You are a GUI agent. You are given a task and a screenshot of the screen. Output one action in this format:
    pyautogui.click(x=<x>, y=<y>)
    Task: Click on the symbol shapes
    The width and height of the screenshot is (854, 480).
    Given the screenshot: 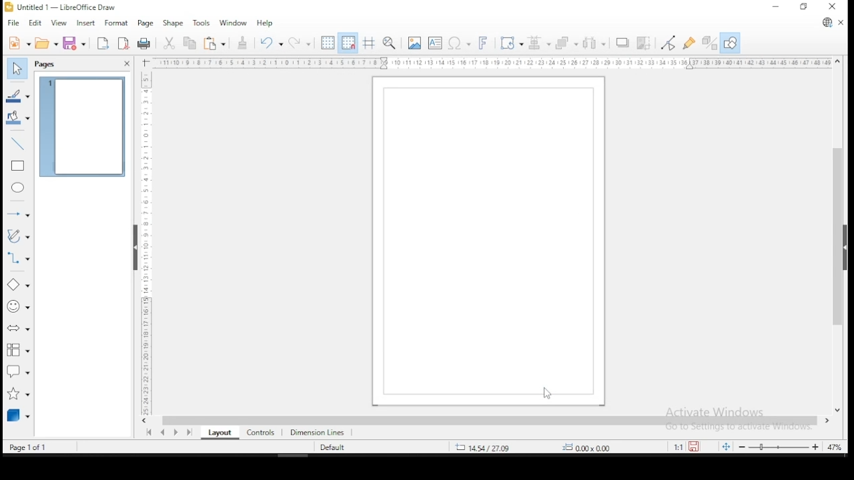 What is the action you would take?
    pyautogui.click(x=17, y=310)
    